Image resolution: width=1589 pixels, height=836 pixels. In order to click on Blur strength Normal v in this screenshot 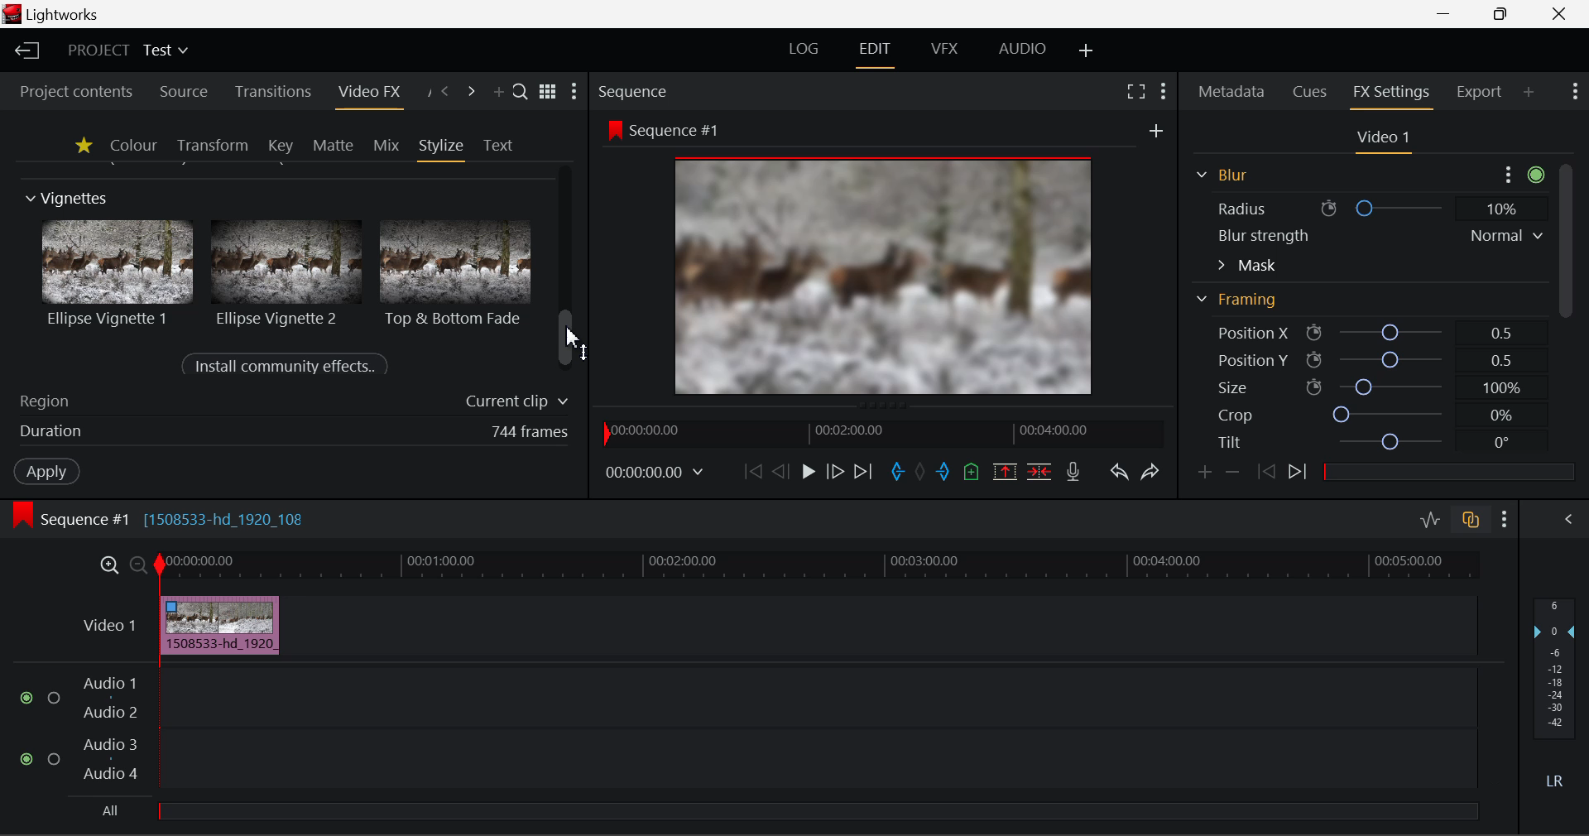, I will do `click(1378, 235)`.